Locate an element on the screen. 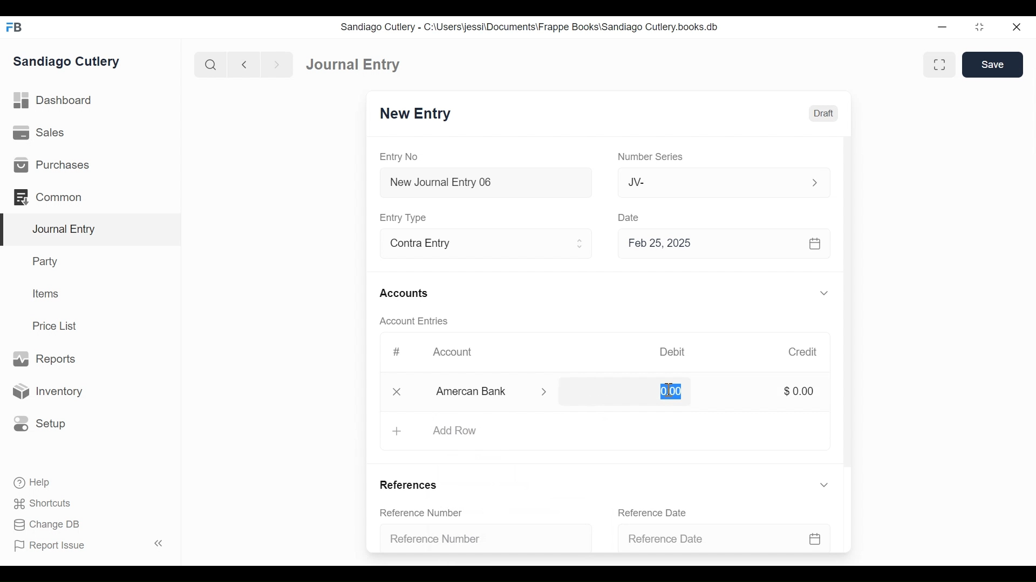 The width and height of the screenshot is (1036, 582). Draft is located at coordinates (823, 114).